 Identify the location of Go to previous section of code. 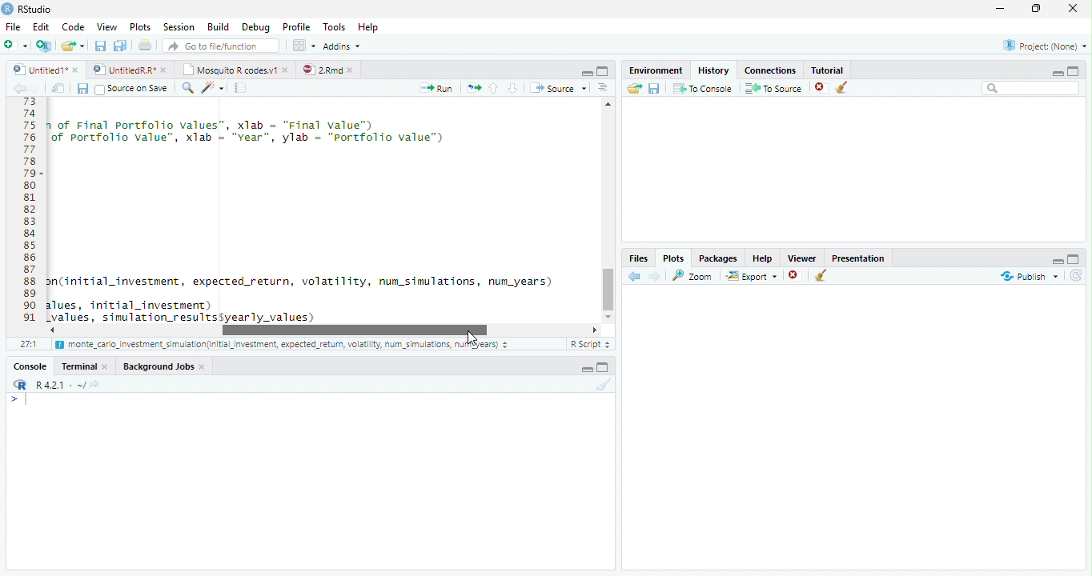
(494, 90).